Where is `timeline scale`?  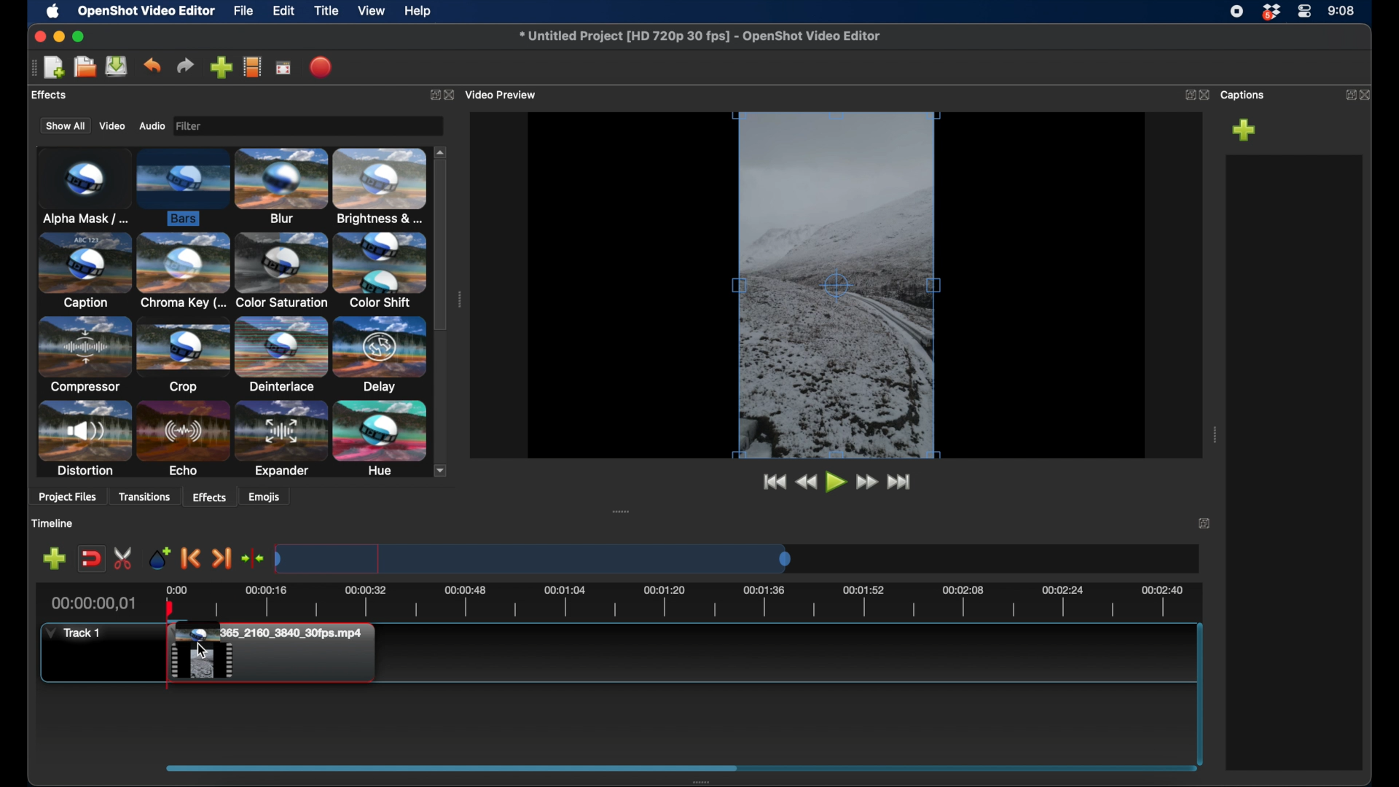 timeline scale is located at coordinates (532, 558).